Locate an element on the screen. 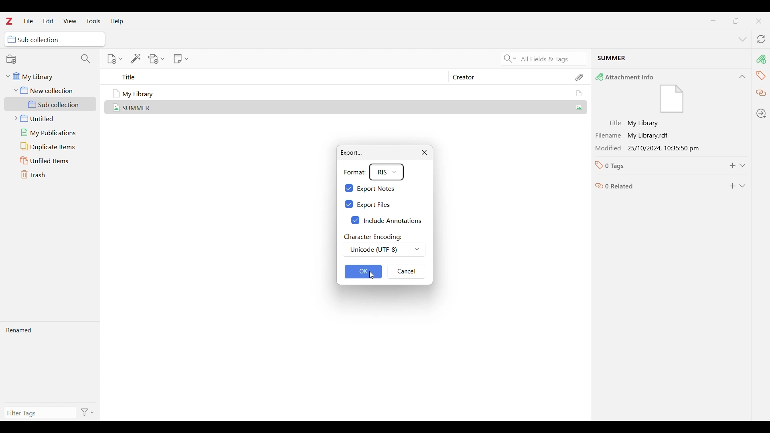  checkbox is located at coordinates (355, 220).